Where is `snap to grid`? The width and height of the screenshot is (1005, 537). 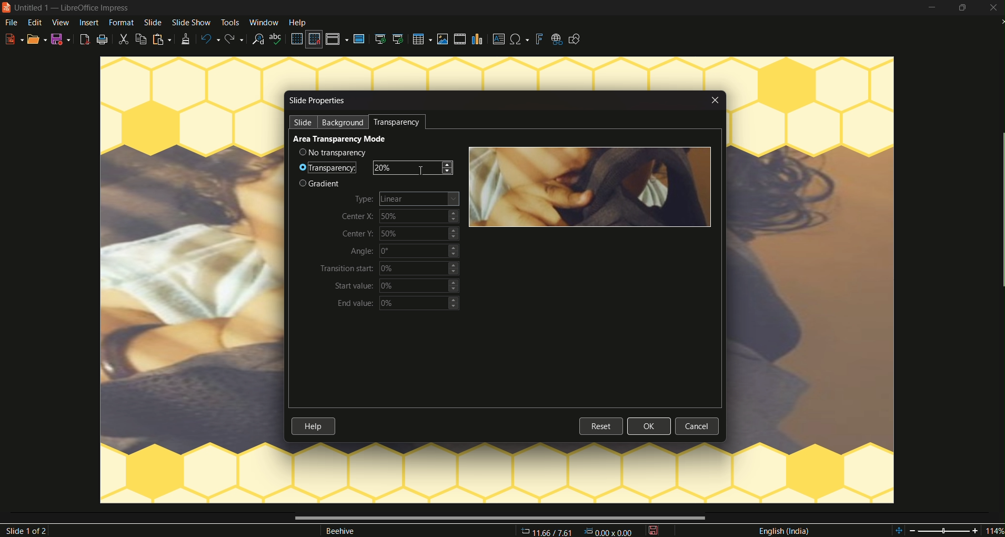 snap to grid is located at coordinates (313, 40).